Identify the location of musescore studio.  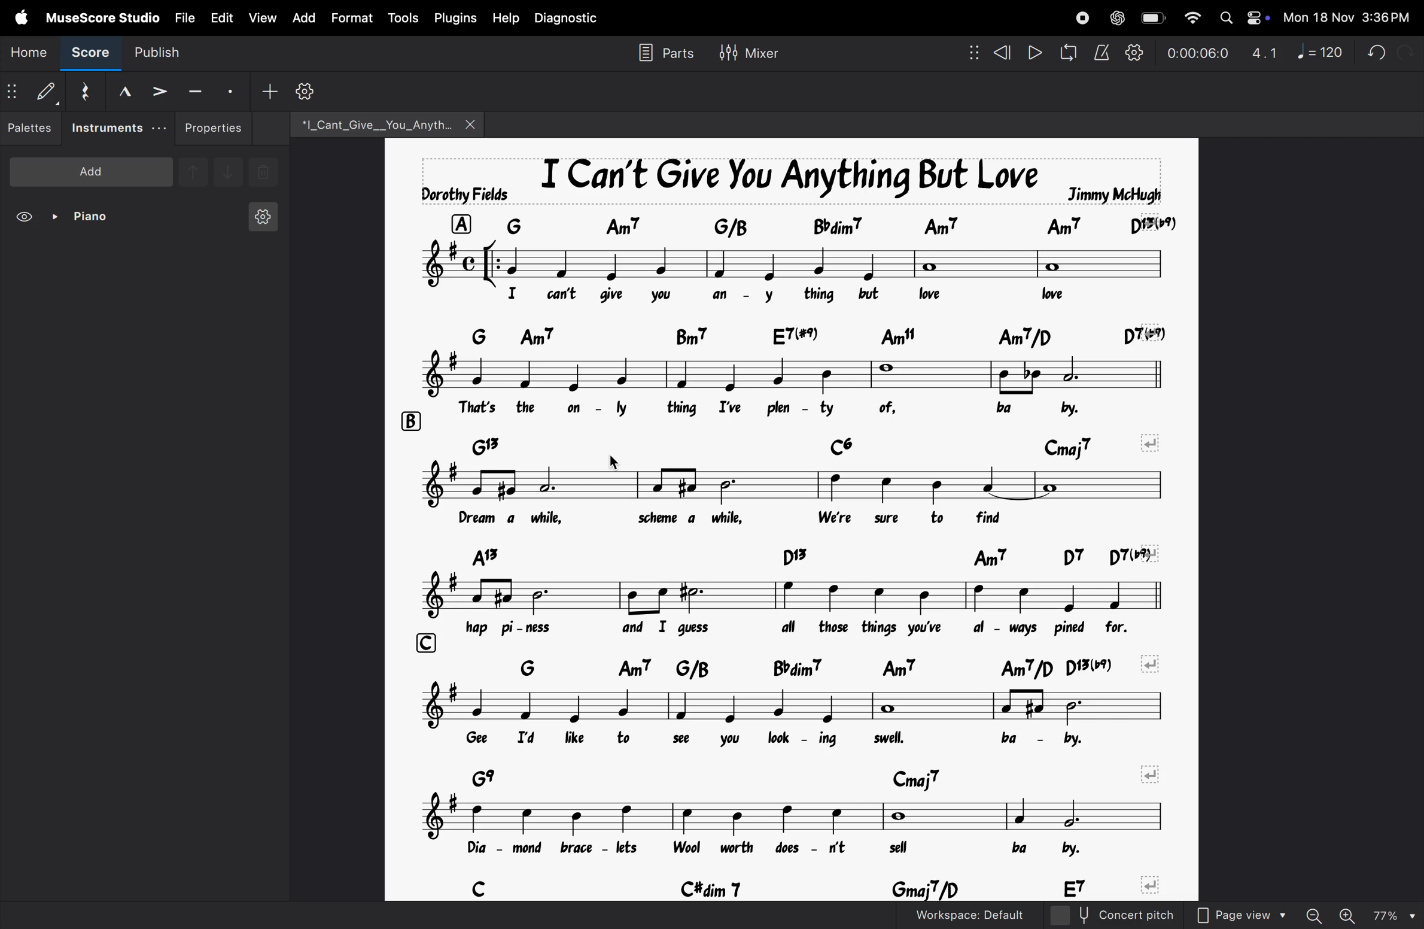
(99, 16).